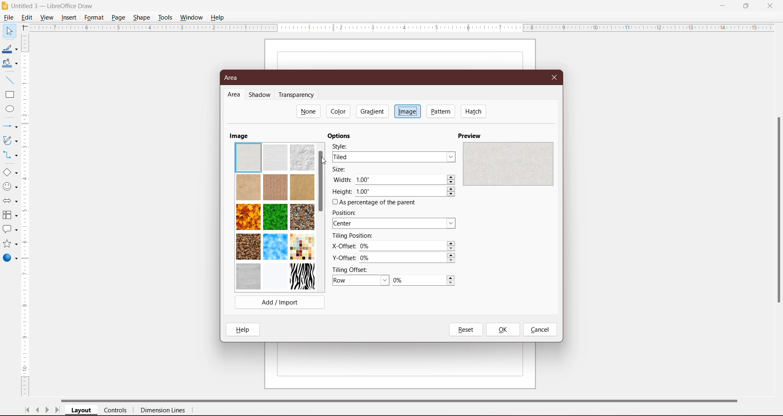 This screenshot has width=783, height=416. Describe the element at coordinates (8, 110) in the screenshot. I see `Ellipse` at that location.